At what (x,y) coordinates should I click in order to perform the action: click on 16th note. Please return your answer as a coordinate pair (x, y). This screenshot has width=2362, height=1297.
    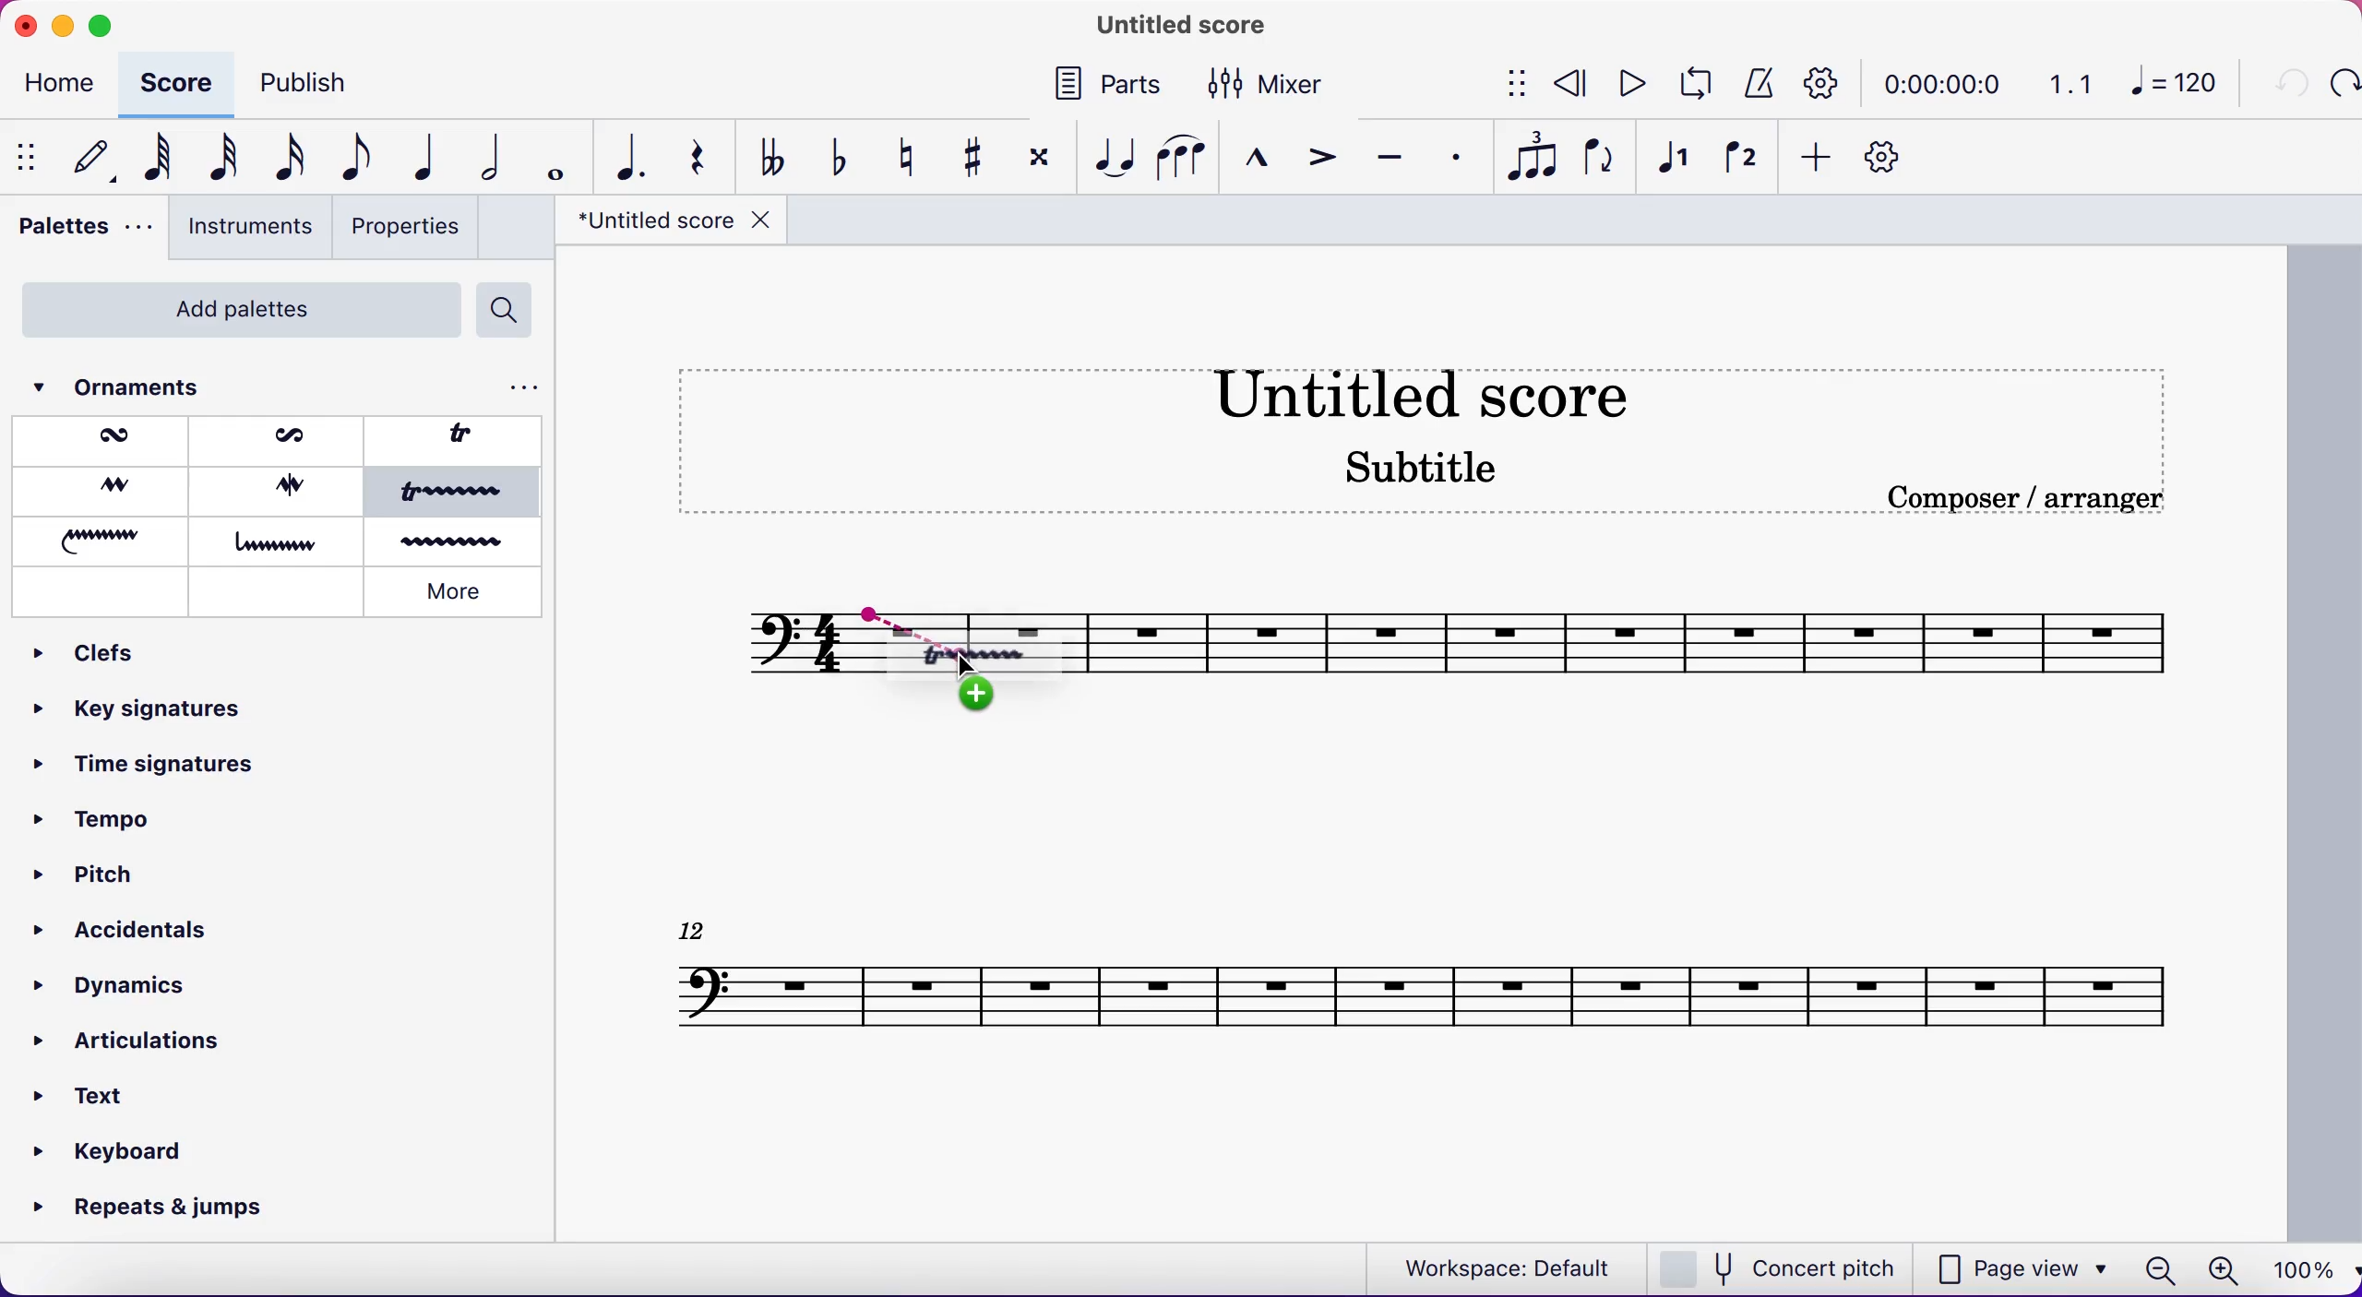
    Looking at the image, I should click on (285, 161).